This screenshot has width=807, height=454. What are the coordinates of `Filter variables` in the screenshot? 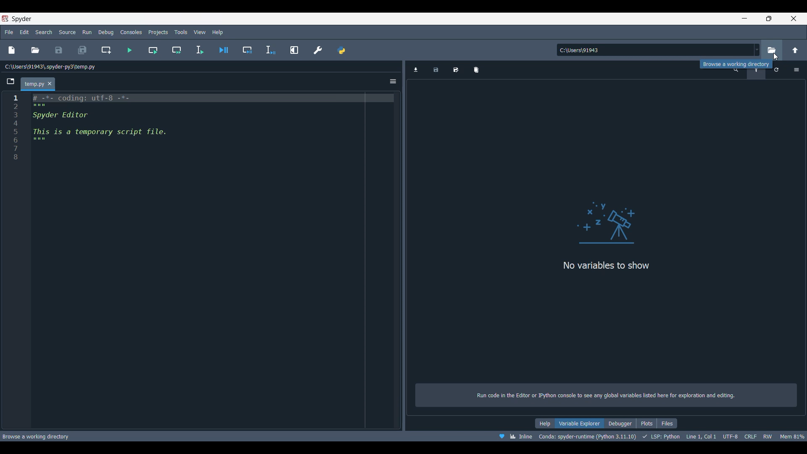 It's located at (756, 74).